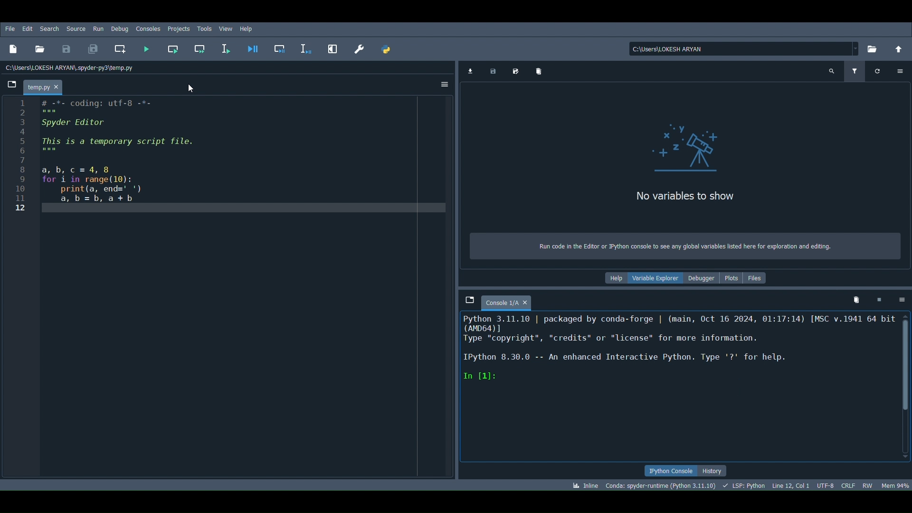 Image resolution: width=912 pixels, height=513 pixels. What do you see at coordinates (879, 300) in the screenshot?
I see `Interrupt kernel` at bounding box center [879, 300].